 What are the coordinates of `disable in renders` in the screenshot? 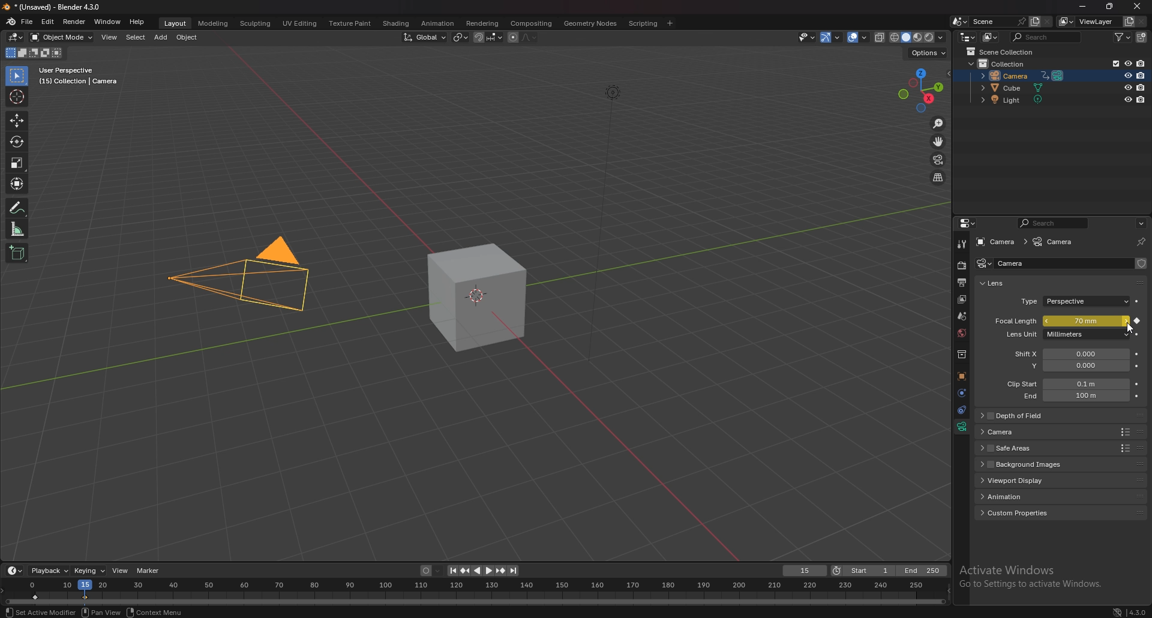 It's located at (1140, 76).